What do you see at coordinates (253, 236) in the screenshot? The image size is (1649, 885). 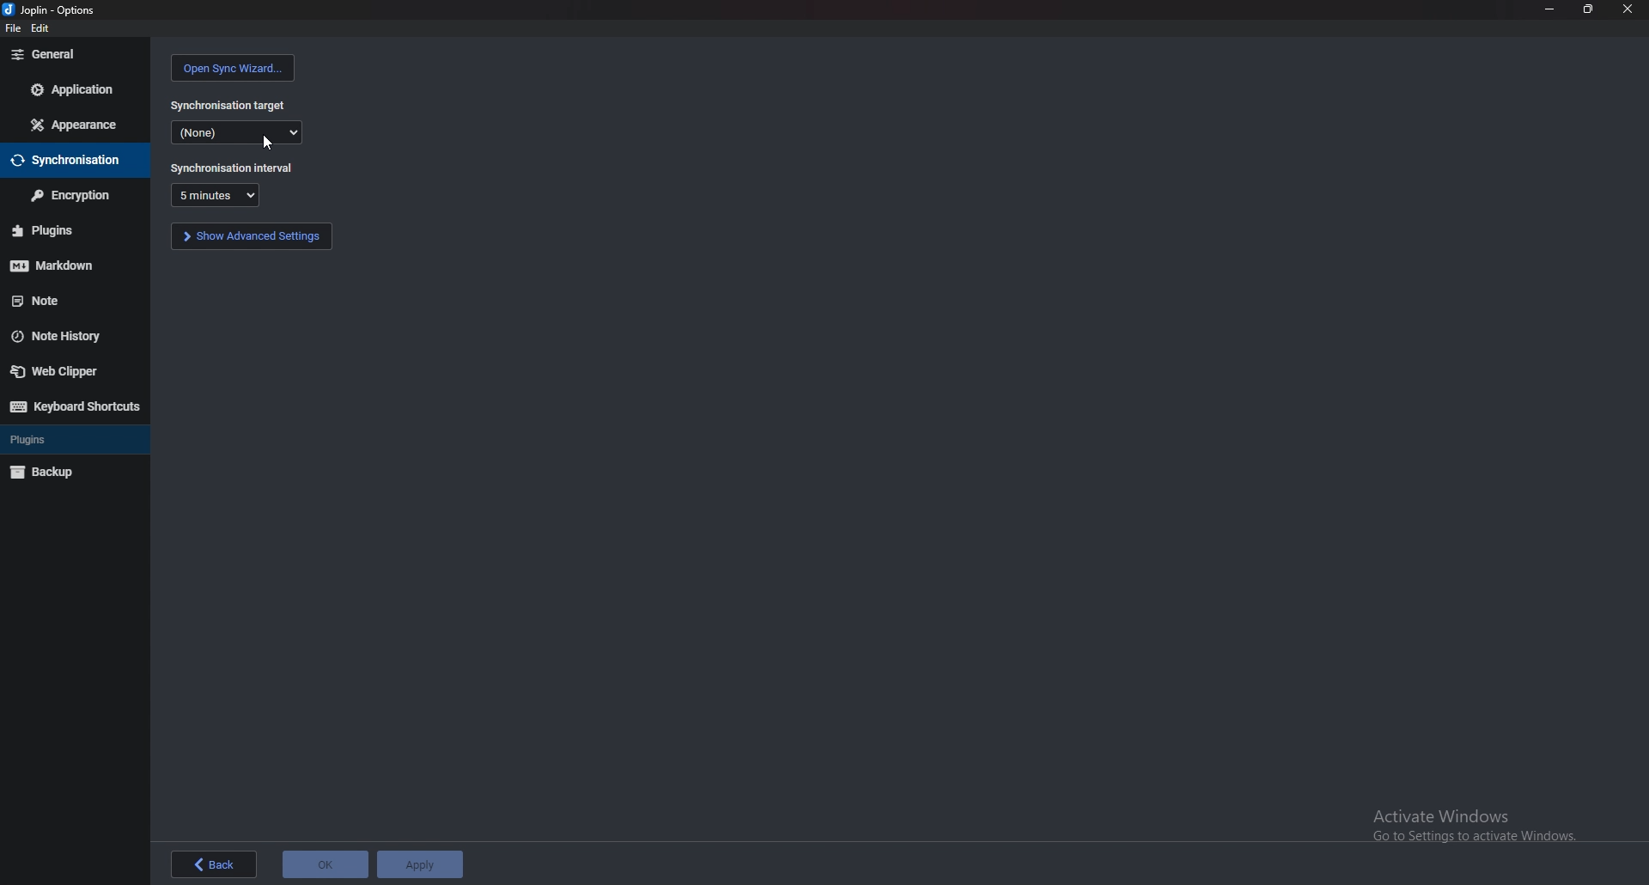 I see `show advanced` at bounding box center [253, 236].